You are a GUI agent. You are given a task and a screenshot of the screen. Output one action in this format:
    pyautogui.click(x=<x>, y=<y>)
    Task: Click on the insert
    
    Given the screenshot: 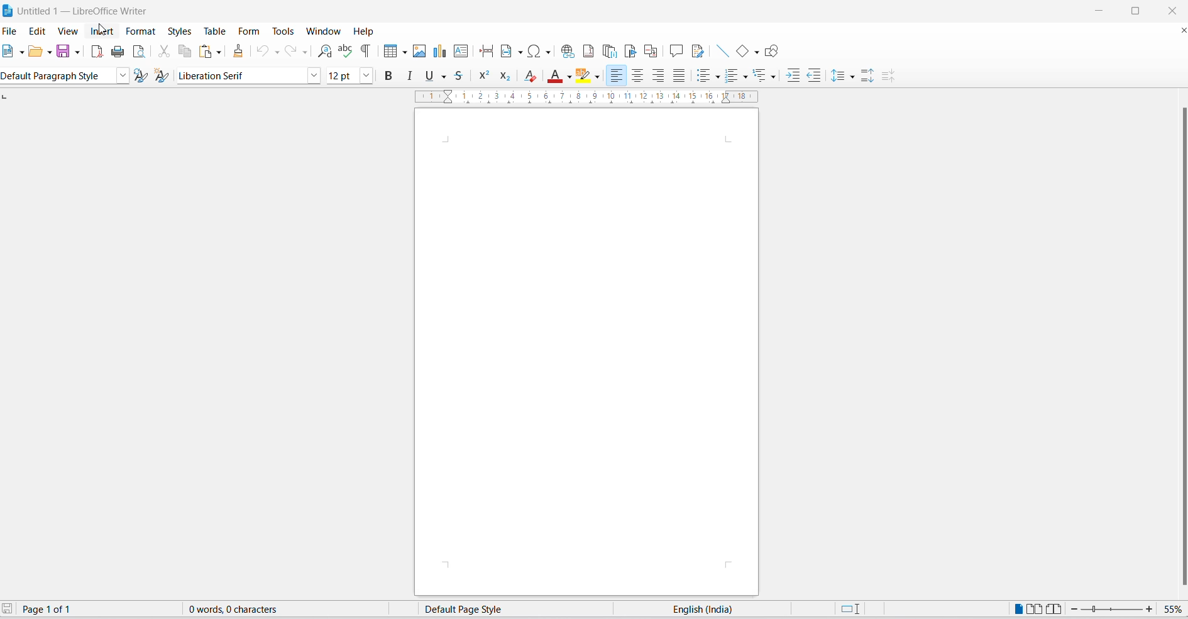 What is the action you would take?
    pyautogui.click(x=101, y=29)
    